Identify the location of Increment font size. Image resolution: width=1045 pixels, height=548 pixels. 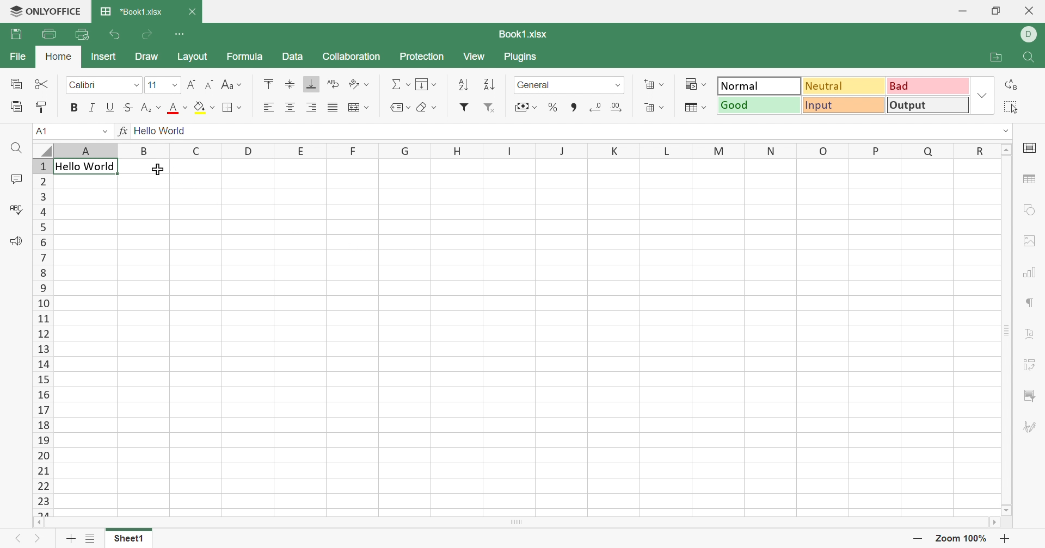
(193, 84).